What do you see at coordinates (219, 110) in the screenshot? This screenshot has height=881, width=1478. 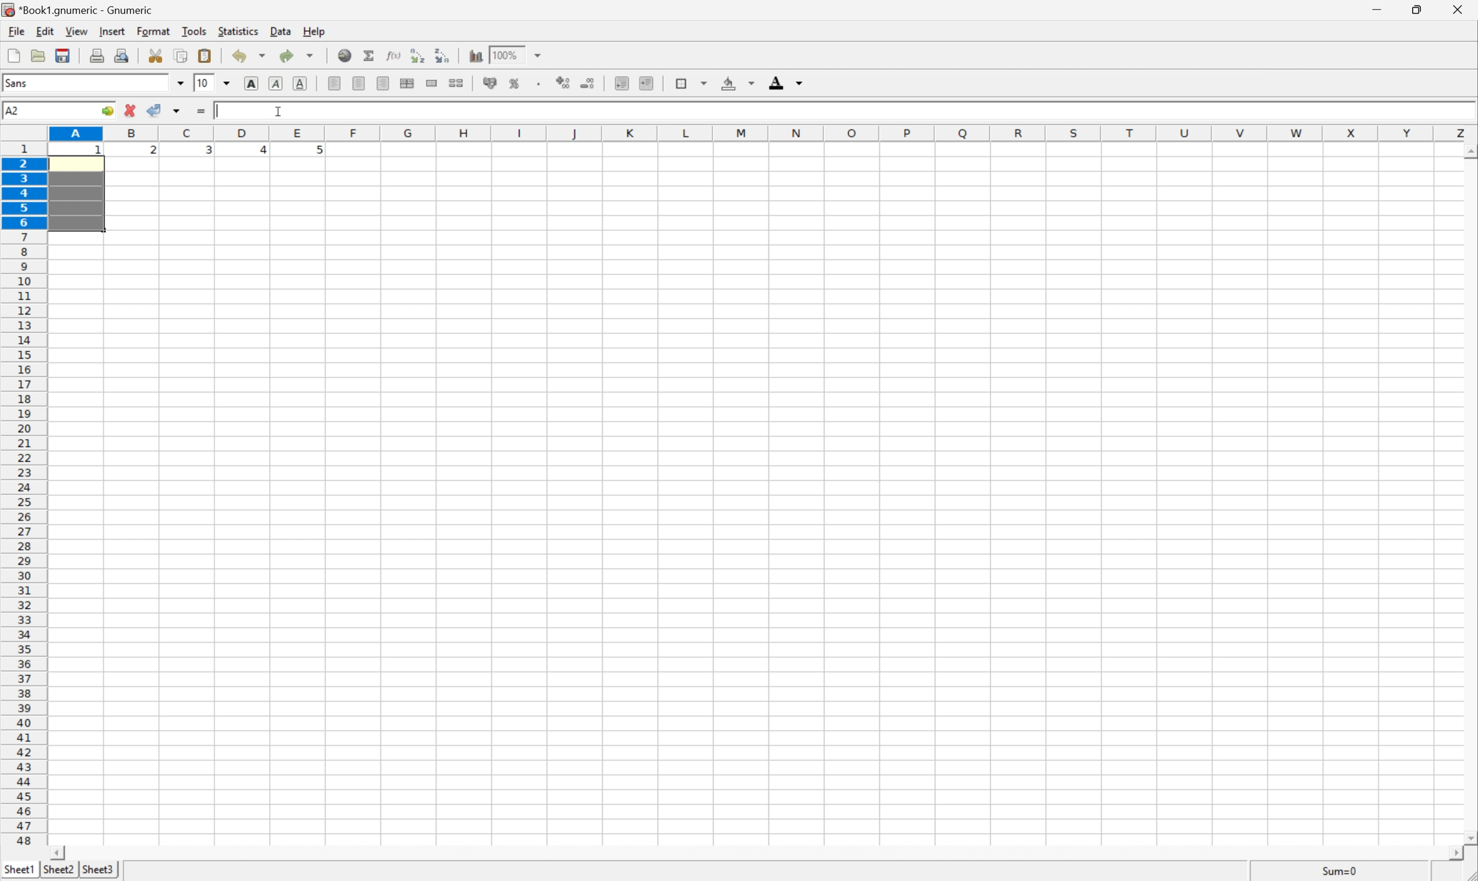 I see `typing cursor` at bounding box center [219, 110].